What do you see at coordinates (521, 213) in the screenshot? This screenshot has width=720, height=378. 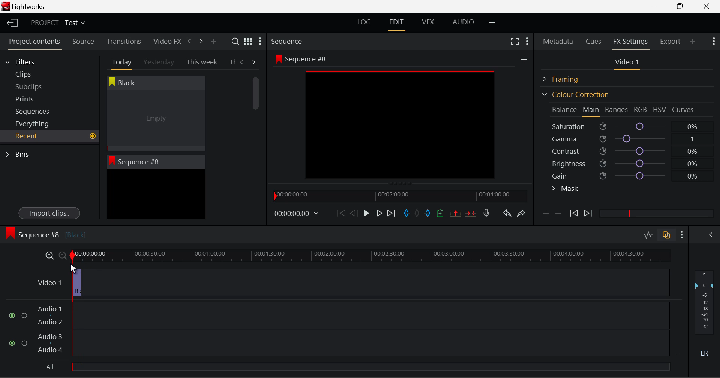 I see `Redo` at bounding box center [521, 213].